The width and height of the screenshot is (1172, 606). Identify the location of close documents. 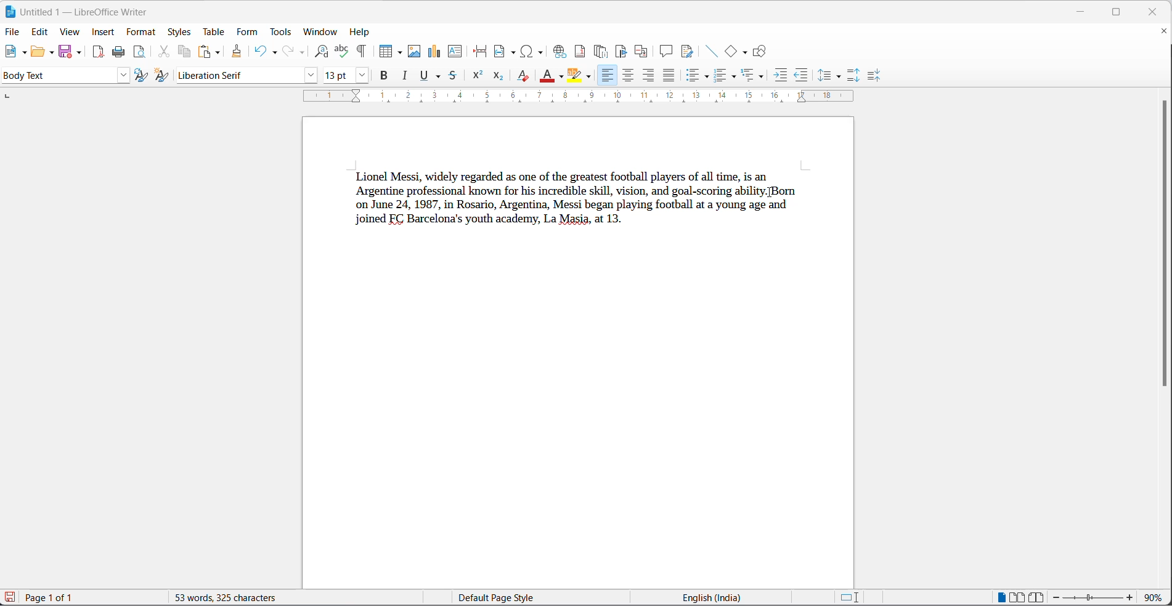
(1164, 31).